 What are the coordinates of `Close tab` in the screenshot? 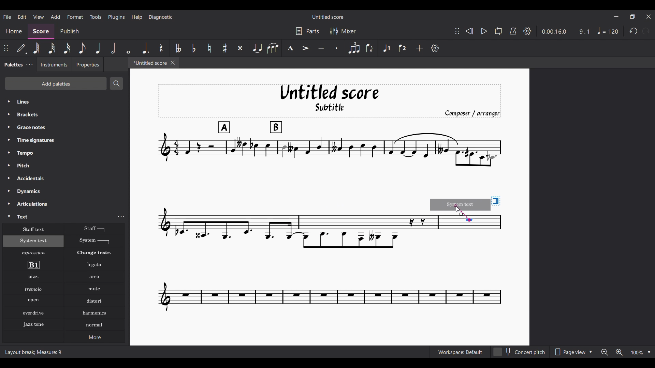 It's located at (173, 63).